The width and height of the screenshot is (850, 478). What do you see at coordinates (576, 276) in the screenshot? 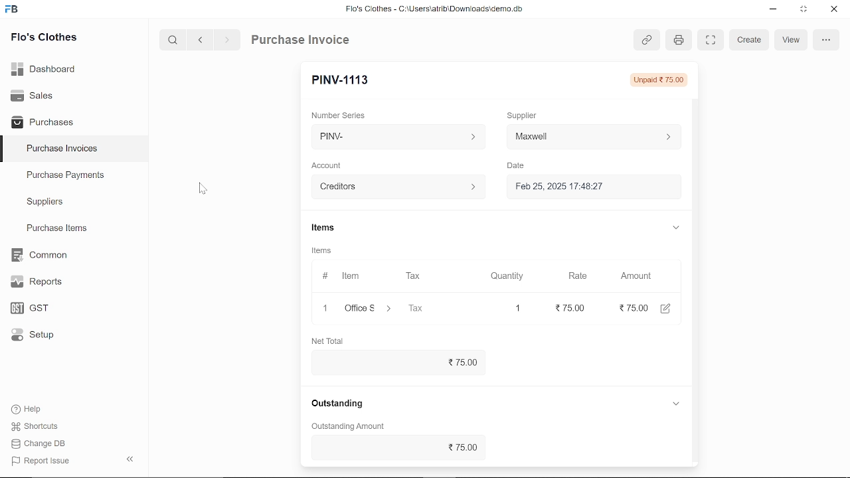
I see `Rate` at bounding box center [576, 276].